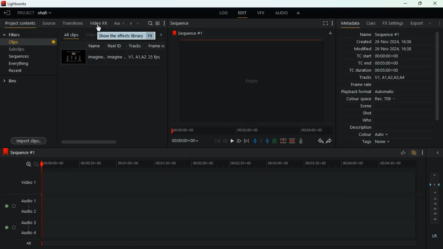 This screenshot has height=249, width=443. I want to click on zoom, so click(27, 164).